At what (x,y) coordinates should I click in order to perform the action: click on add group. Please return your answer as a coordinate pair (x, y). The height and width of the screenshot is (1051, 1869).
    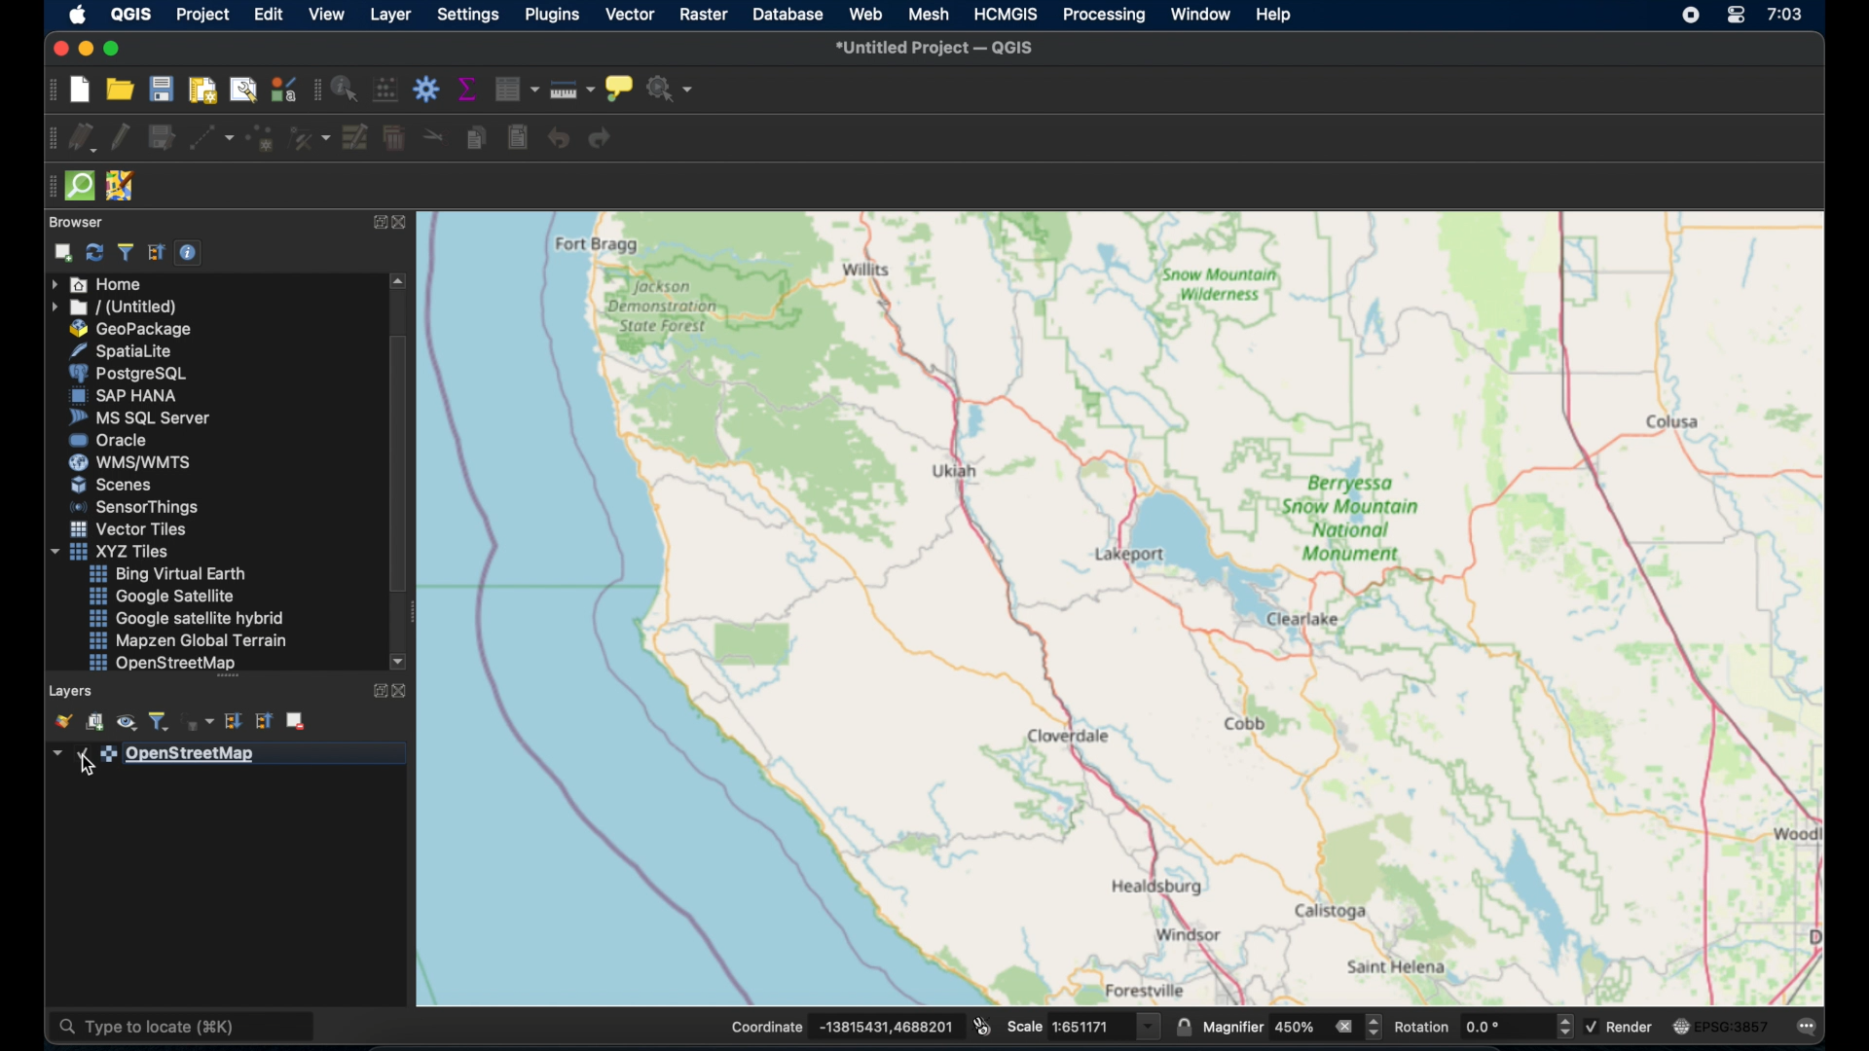
    Looking at the image, I should click on (93, 721).